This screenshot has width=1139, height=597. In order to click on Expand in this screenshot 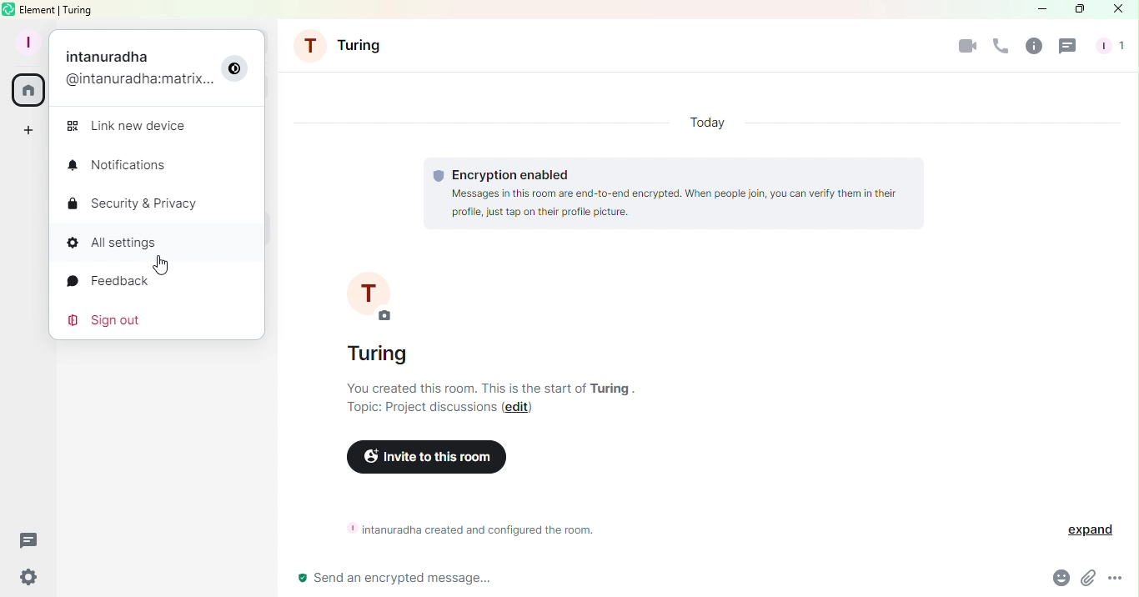, I will do `click(1091, 531)`.